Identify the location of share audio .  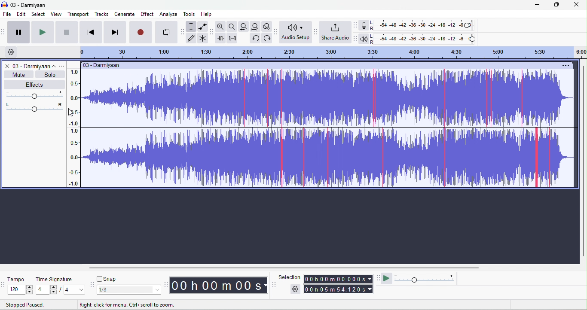
(336, 31).